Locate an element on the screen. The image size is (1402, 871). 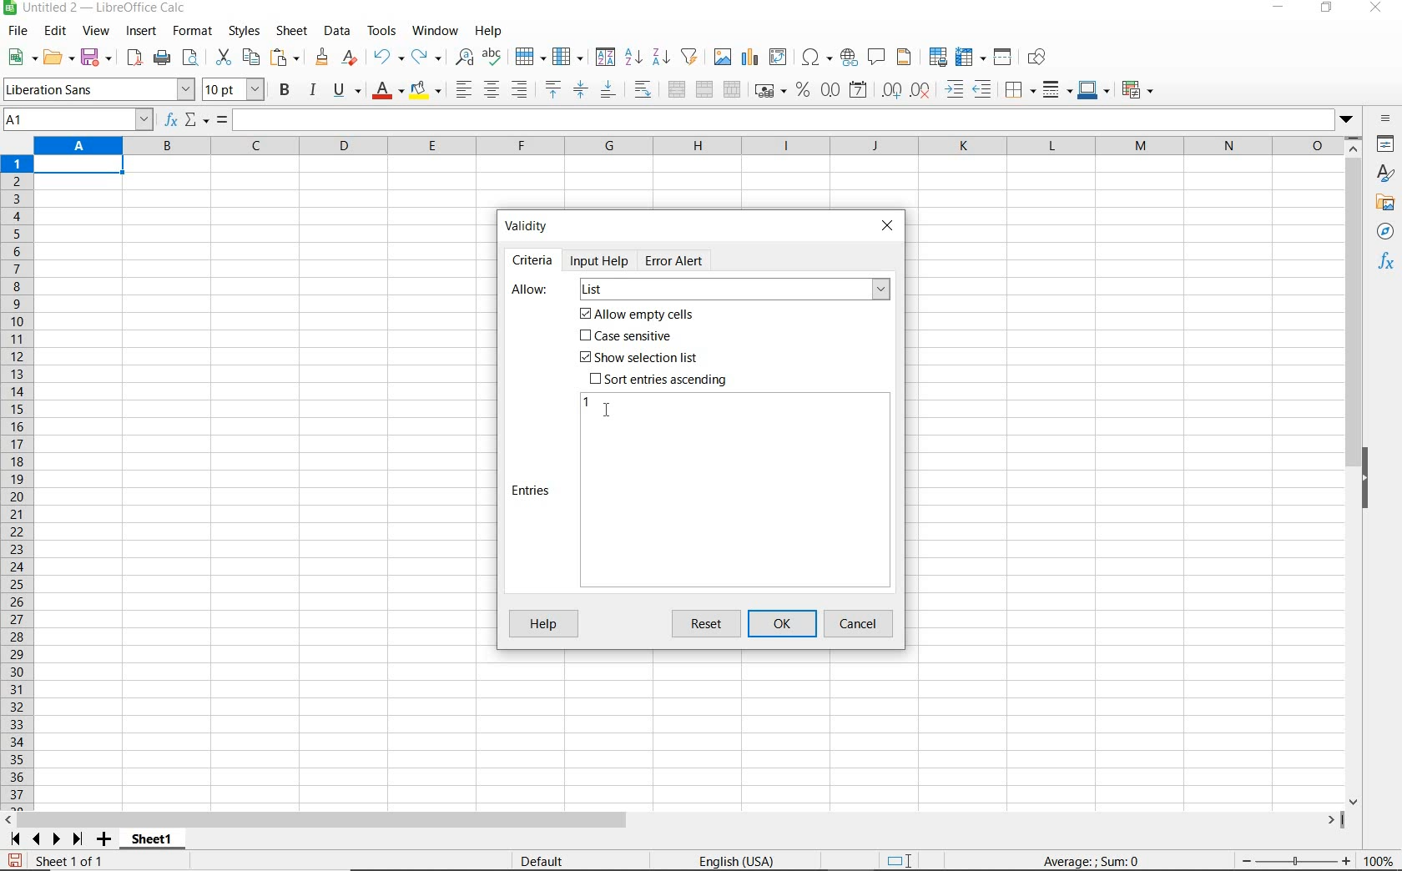
file name is located at coordinates (95, 9).